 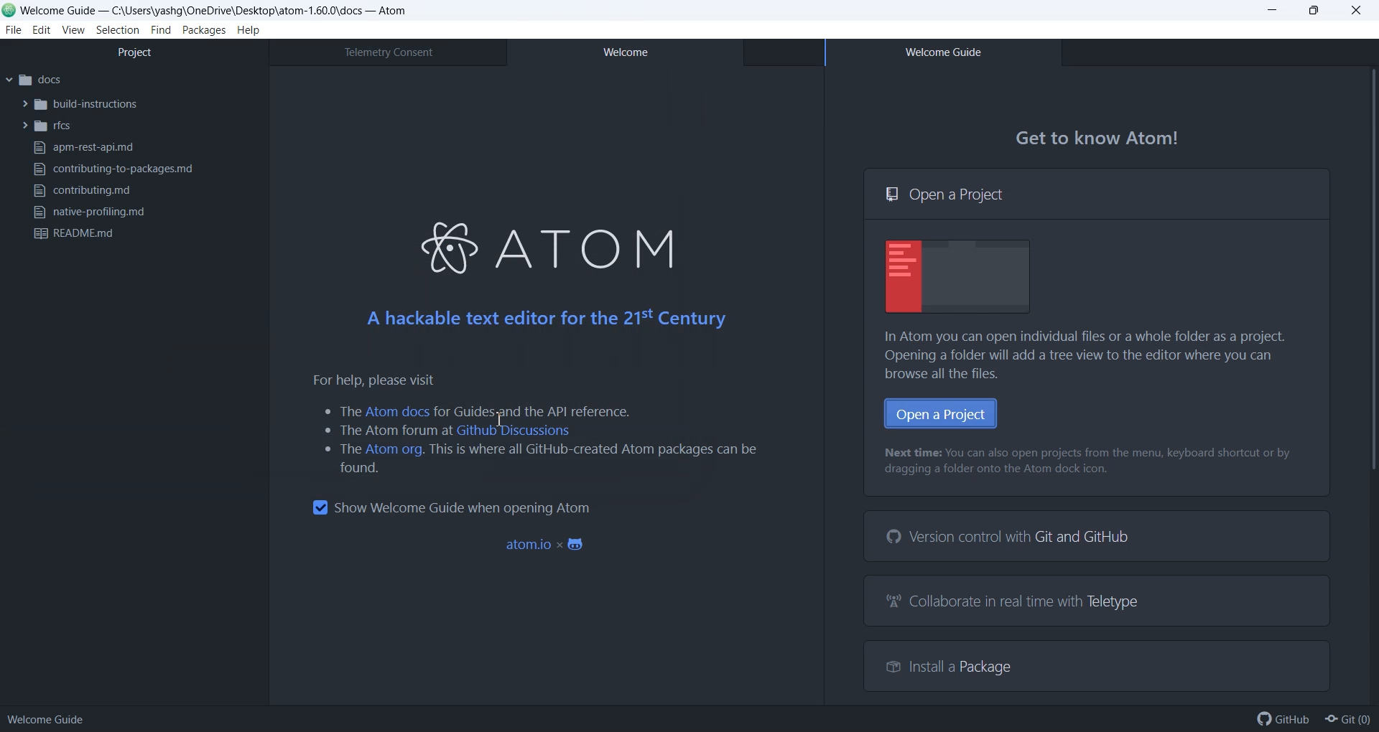 I want to click on Next time: You can also open projects from the menu, keyboard shortcut or by
dragging a folder onto the Atom dock icon., so click(x=1090, y=462).